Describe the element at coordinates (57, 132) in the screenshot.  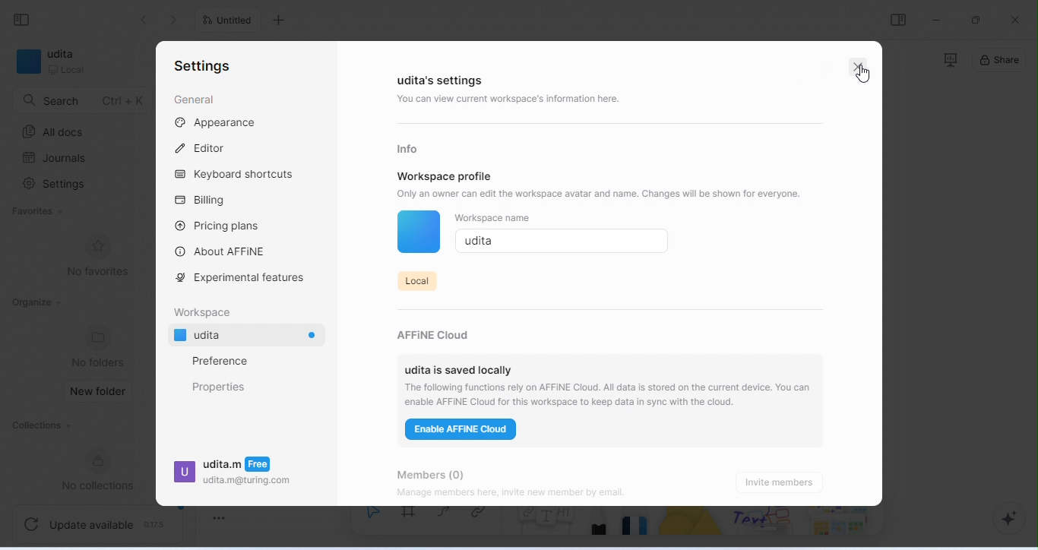
I see `all docs` at that location.